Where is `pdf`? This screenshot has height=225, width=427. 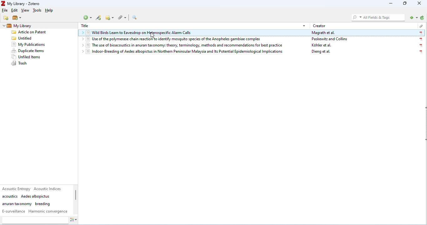 pdf is located at coordinates (420, 33).